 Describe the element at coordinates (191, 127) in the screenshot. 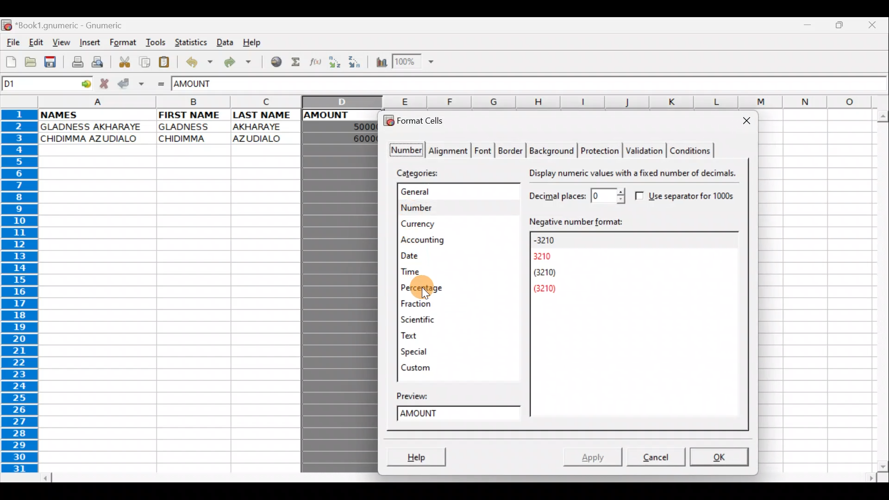

I see `GLADNESS` at that location.